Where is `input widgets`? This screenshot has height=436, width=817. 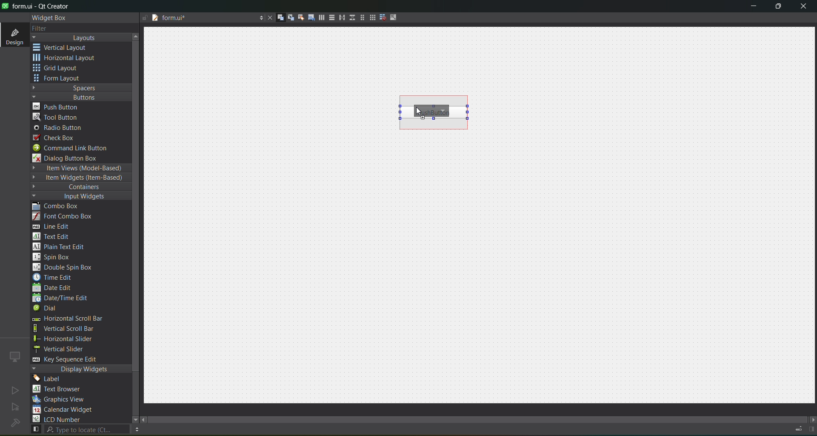
input widgets is located at coordinates (77, 197).